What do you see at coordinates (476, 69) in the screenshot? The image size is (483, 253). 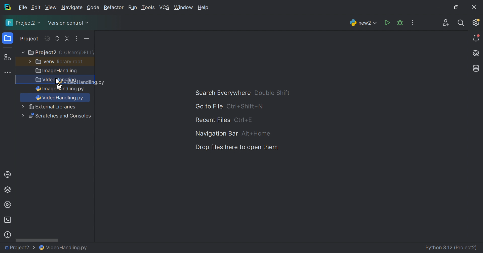 I see `Database` at bounding box center [476, 69].